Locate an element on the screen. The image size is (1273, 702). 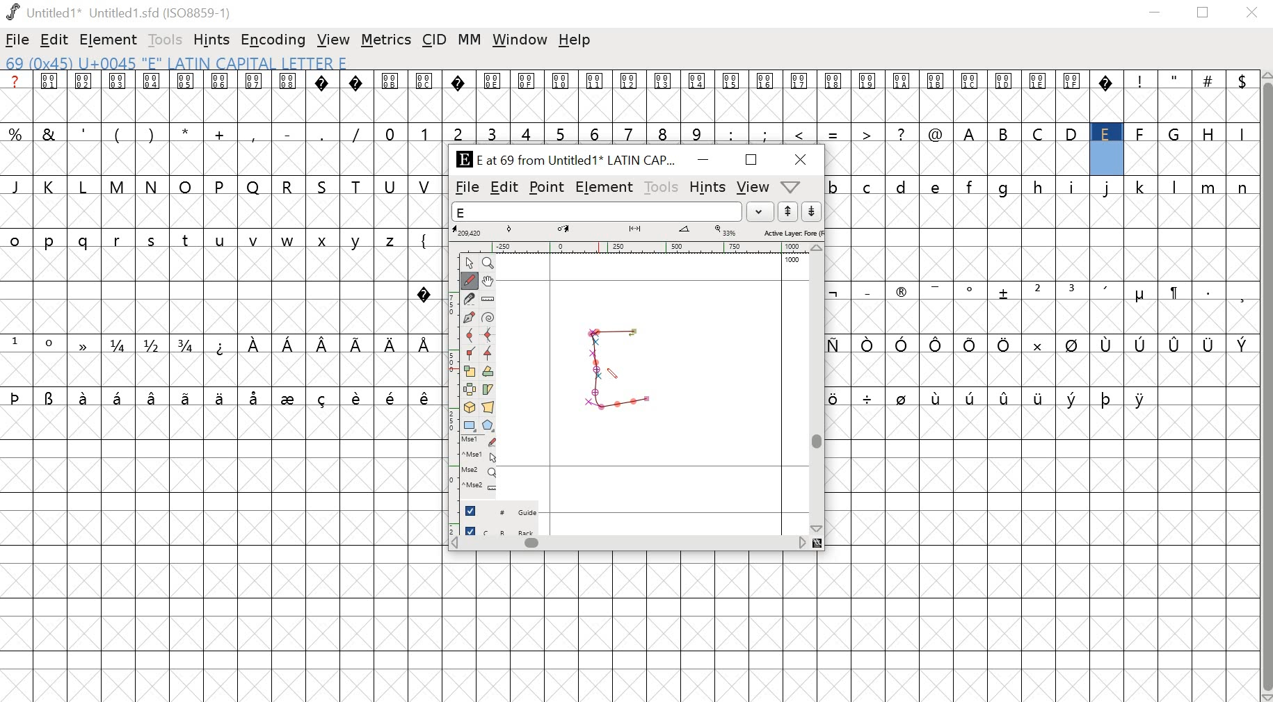
empty cells is located at coordinates (222, 159).